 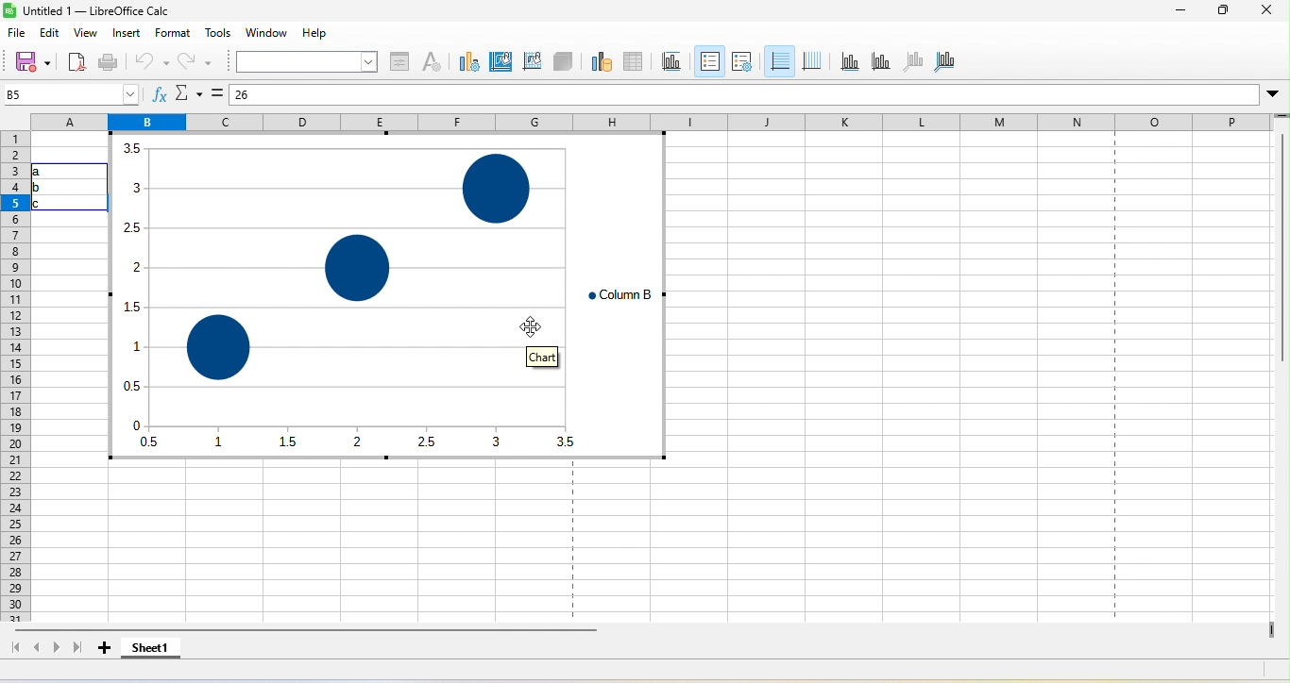 What do you see at coordinates (467, 60) in the screenshot?
I see `change chart type` at bounding box center [467, 60].